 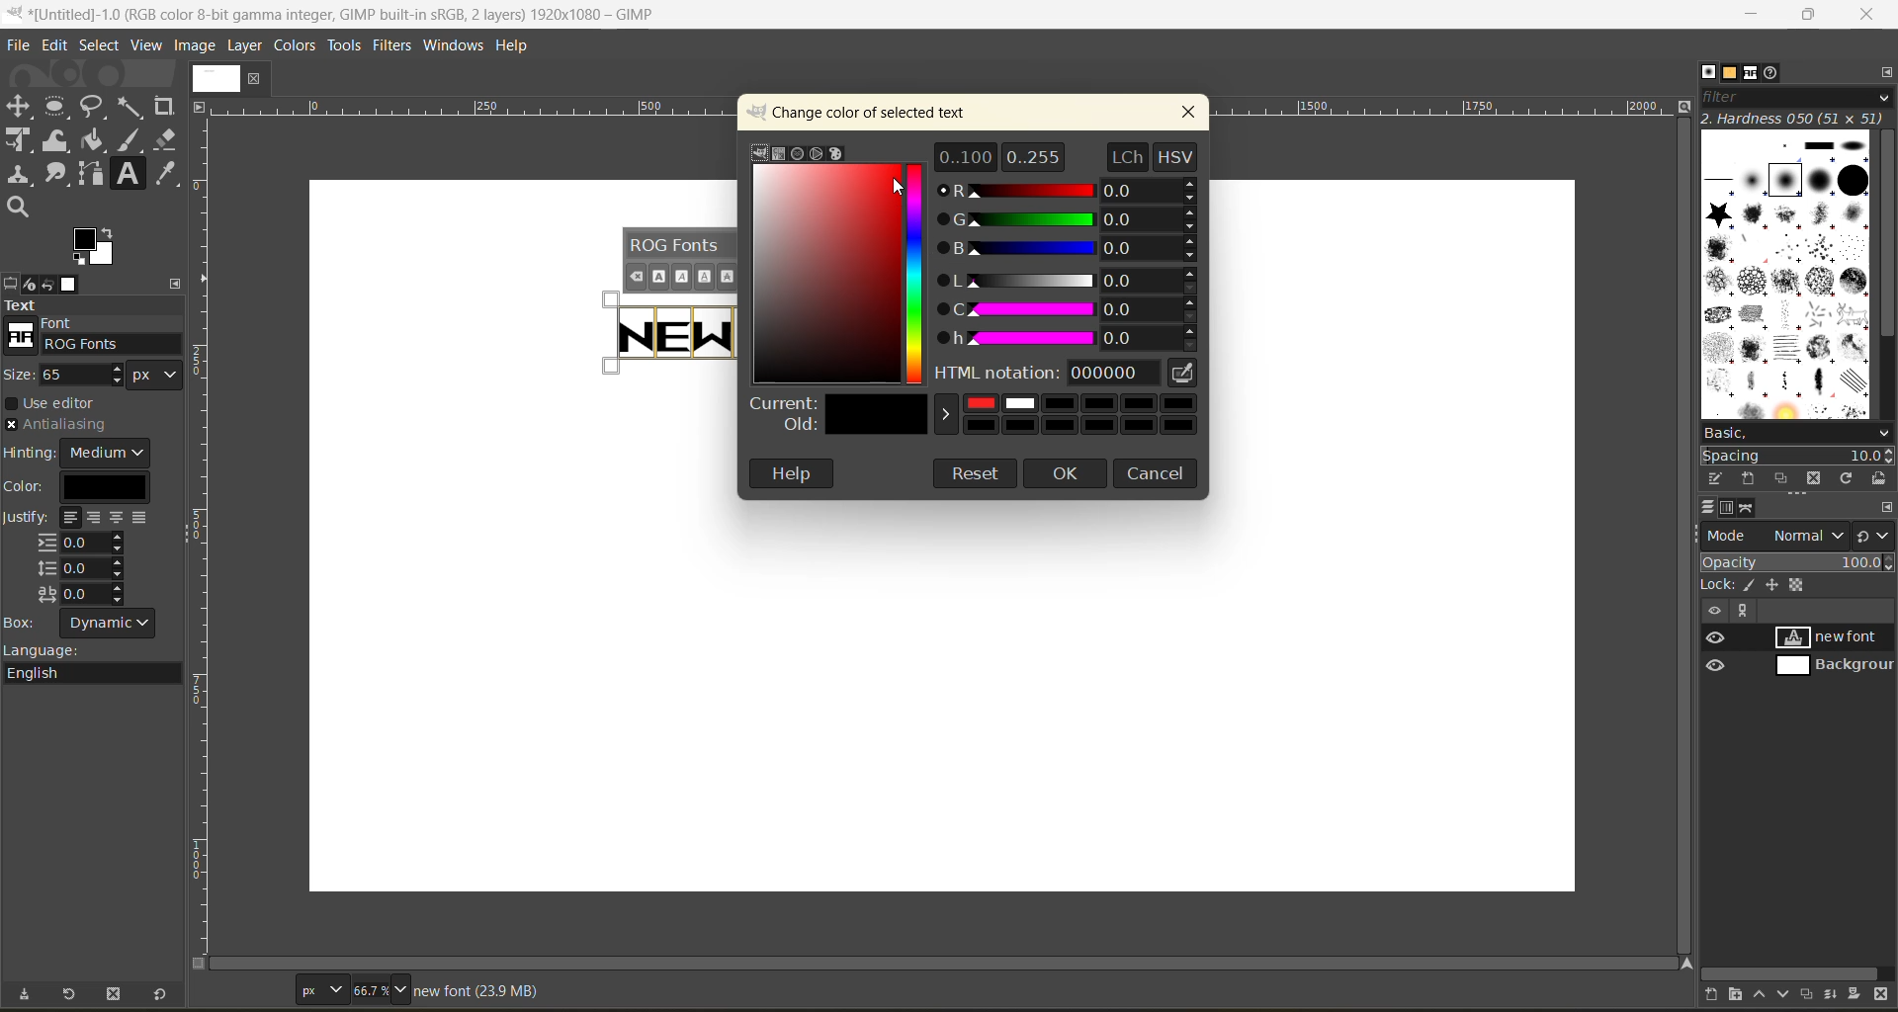 What do you see at coordinates (1786, 278) in the screenshot?
I see `brushes` at bounding box center [1786, 278].